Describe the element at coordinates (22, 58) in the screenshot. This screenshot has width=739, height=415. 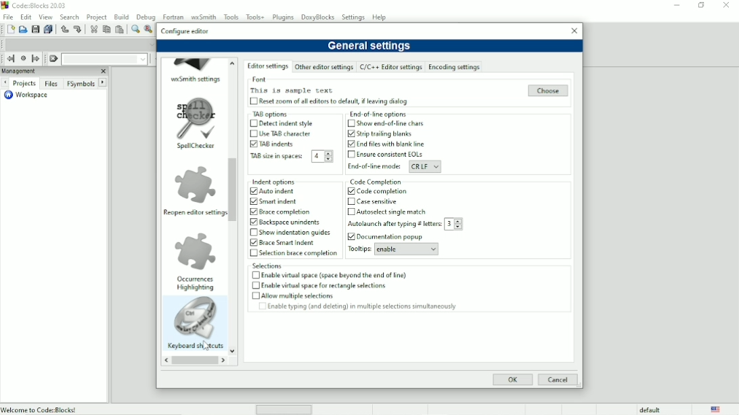
I see `Last jump` at that location.